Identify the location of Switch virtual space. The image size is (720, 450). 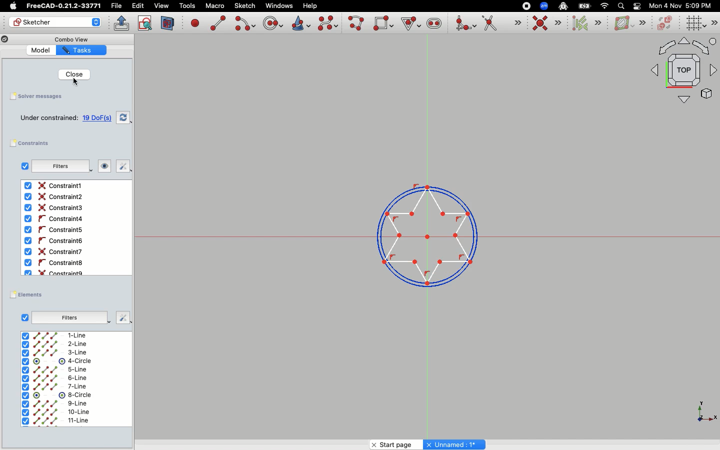
(666, 23).